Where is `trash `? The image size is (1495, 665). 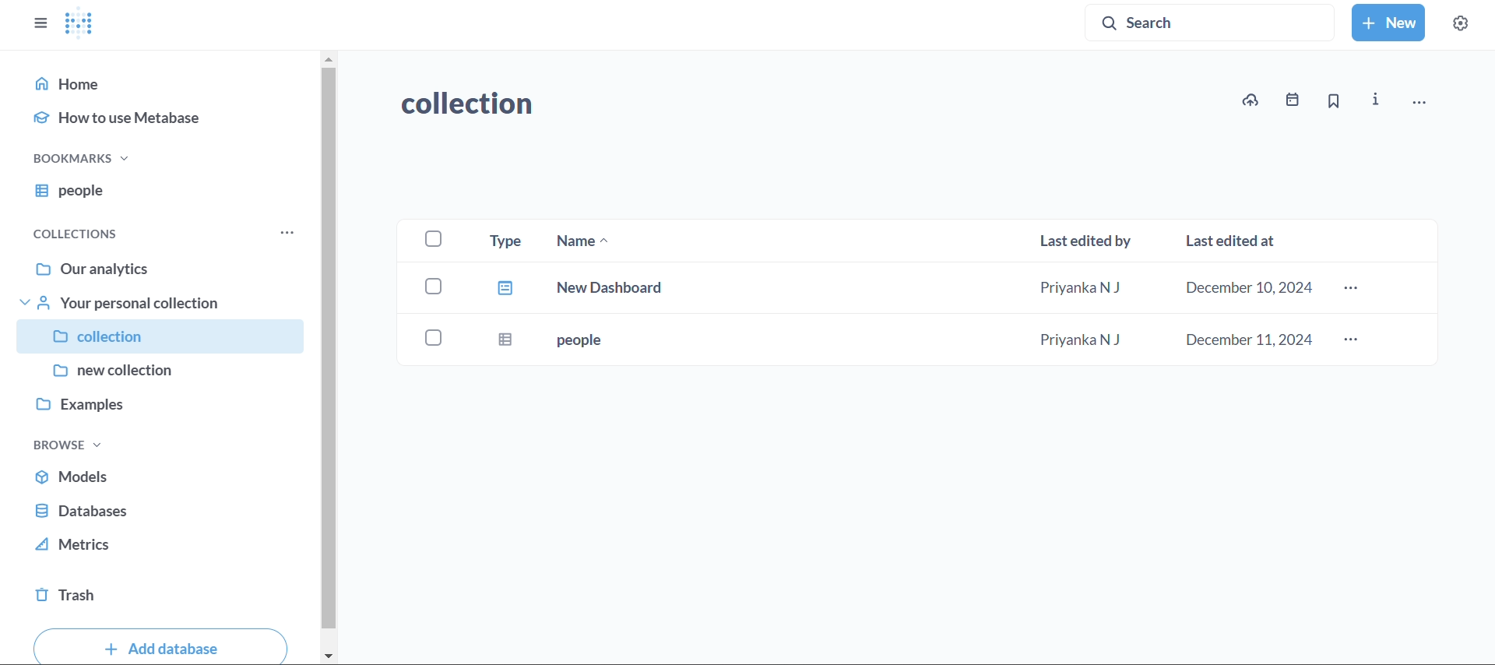
trash  is located at coordinates (153, 593).